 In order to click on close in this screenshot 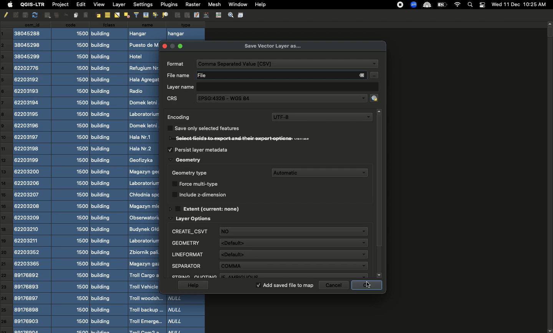, I will do `click(166, 45)`.